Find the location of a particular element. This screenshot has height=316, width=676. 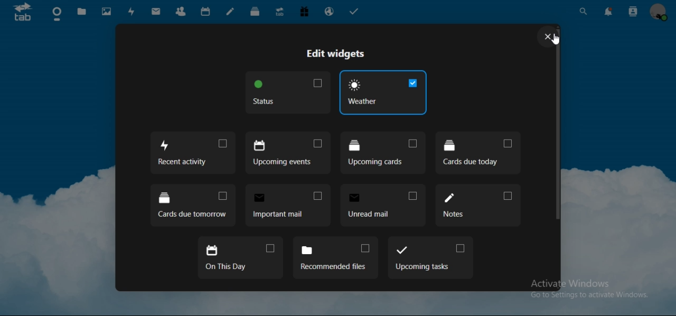

dashboard is located at coordinates (58, 14).